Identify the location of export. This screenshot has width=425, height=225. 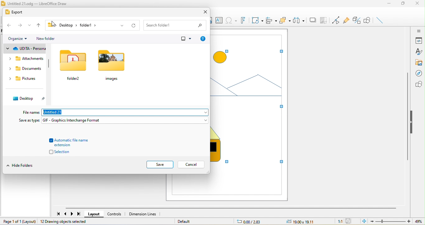
(14, 12).